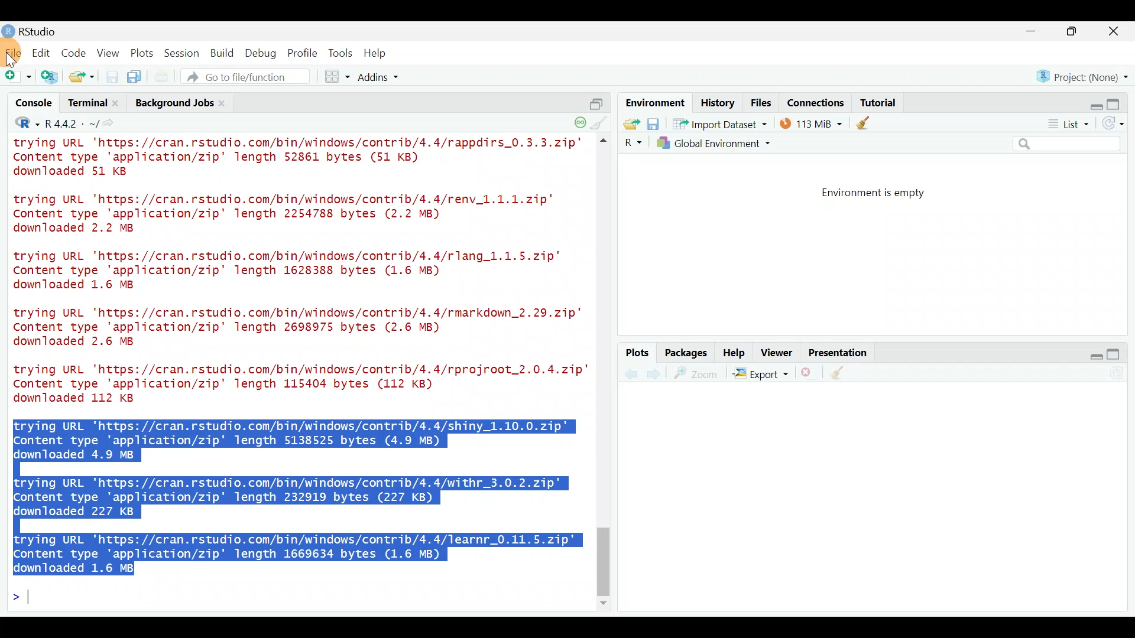 The height and width of the screenshot is (638, 1135). Describe the element at coordinates (184, 53) in the screenshot. I see `Session` at that location.